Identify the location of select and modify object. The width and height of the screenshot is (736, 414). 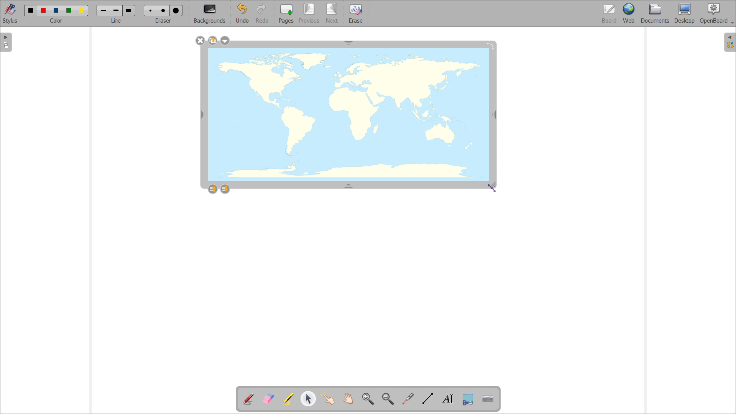
(308, 399).